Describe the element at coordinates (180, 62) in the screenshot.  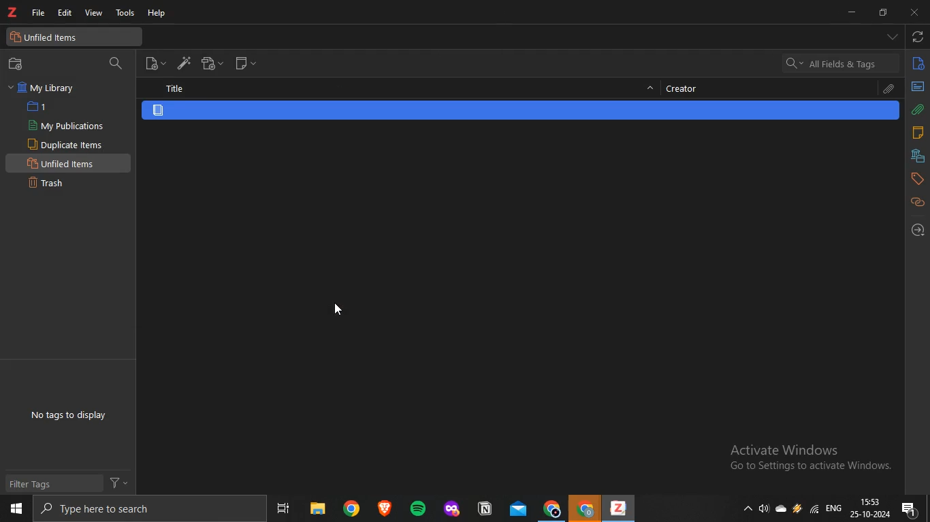
I see `add item by identifier` at that location.